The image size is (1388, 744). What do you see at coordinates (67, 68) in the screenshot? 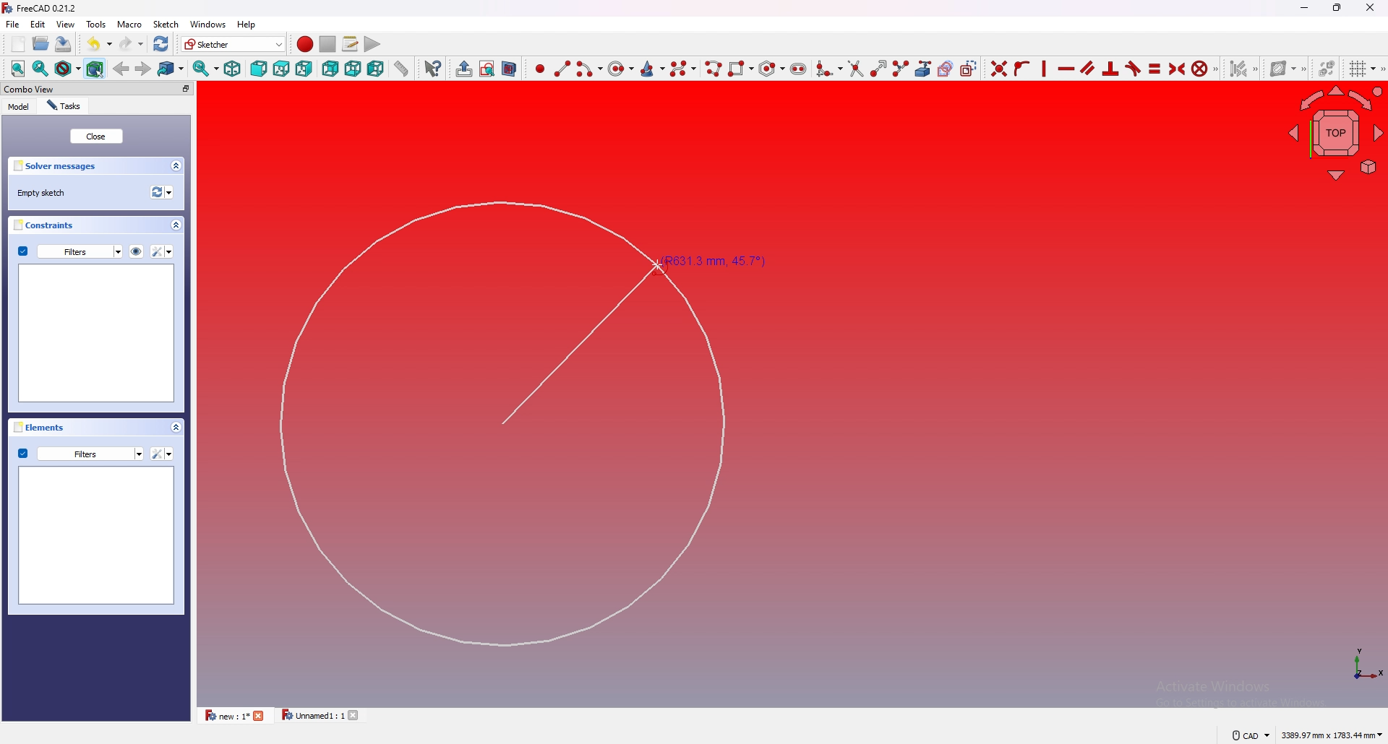
I see `draw style` at bounding box center [67, 68].